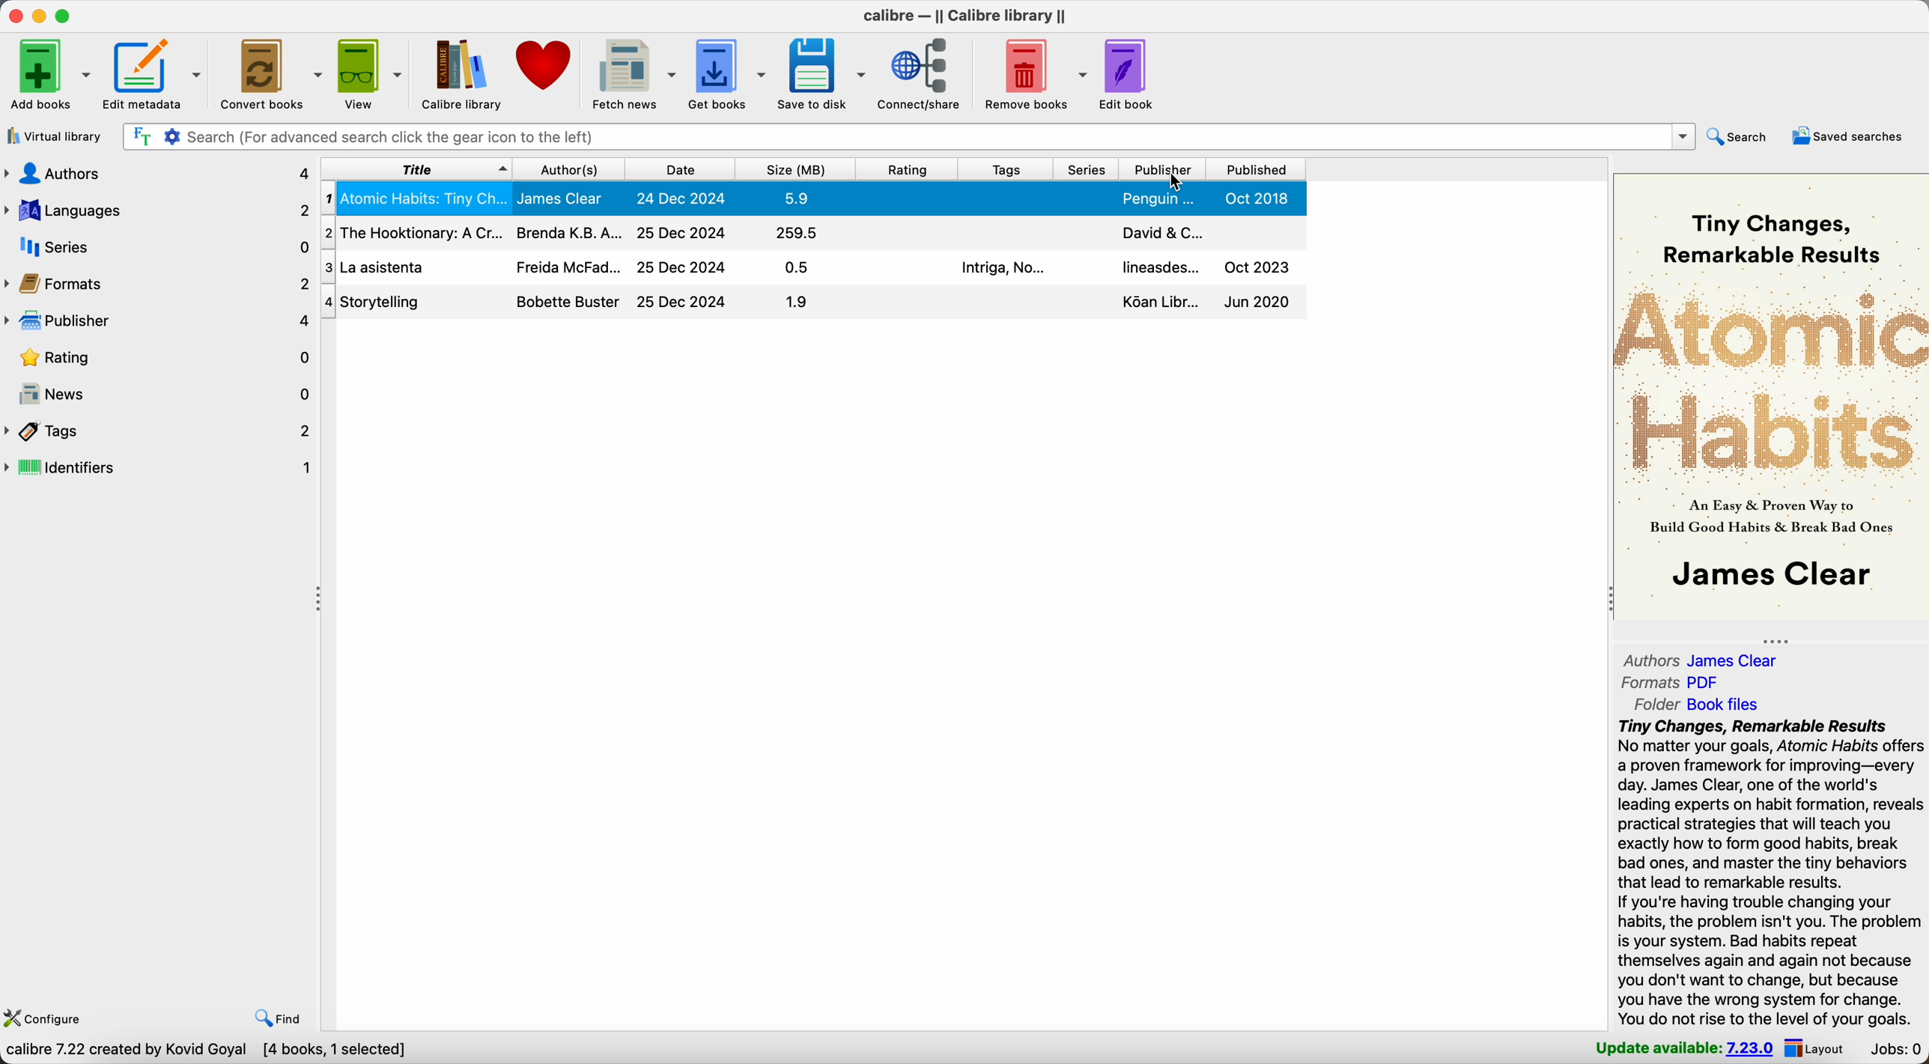 This screenshot has height=1064, width=1929. I want to click on the hooktionary: ACr..., so click(424, 233).